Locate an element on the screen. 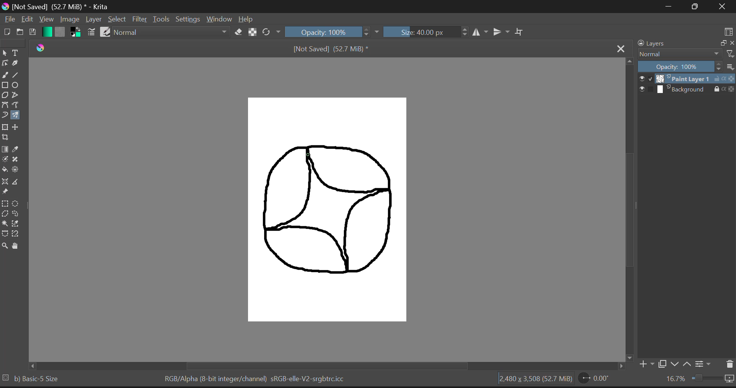  Magnetic Curve Selection is located at coordinates (16, 234).